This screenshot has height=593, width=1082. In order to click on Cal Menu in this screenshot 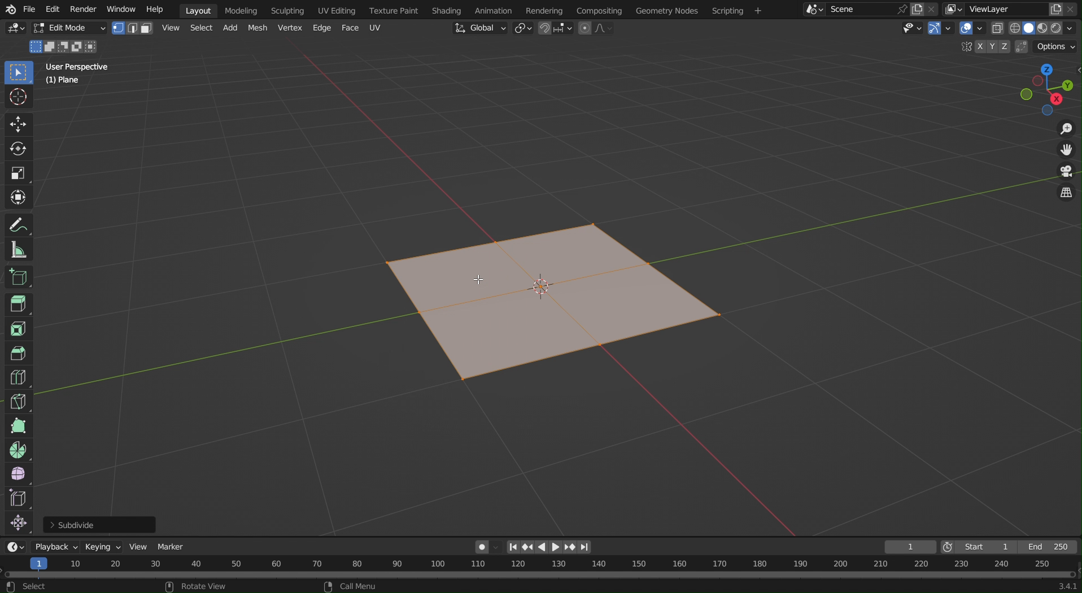, I will do `click(348, 586)`.